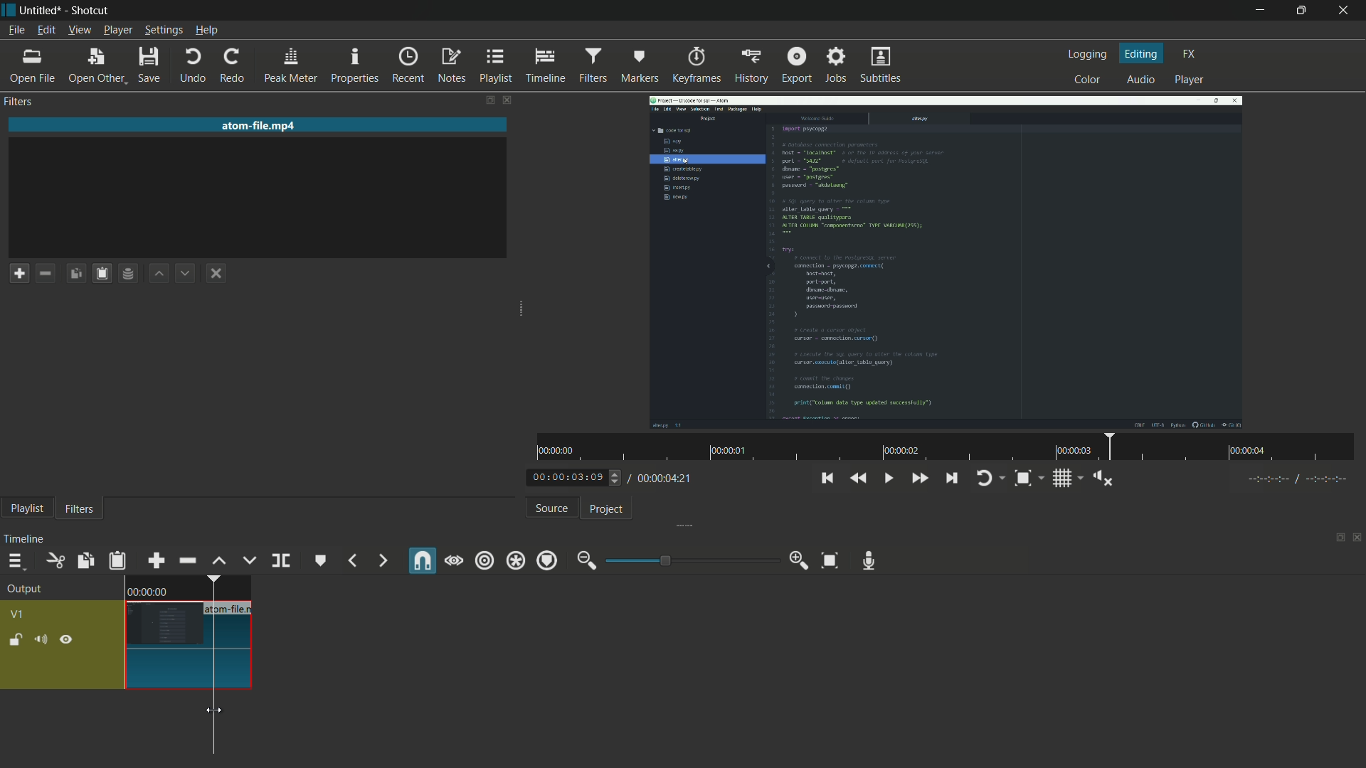 The width and height of the screenshot is (1366, 768). Describe the element at coordinates (545, 66) in the screenshot. I see `timeline` at that location.